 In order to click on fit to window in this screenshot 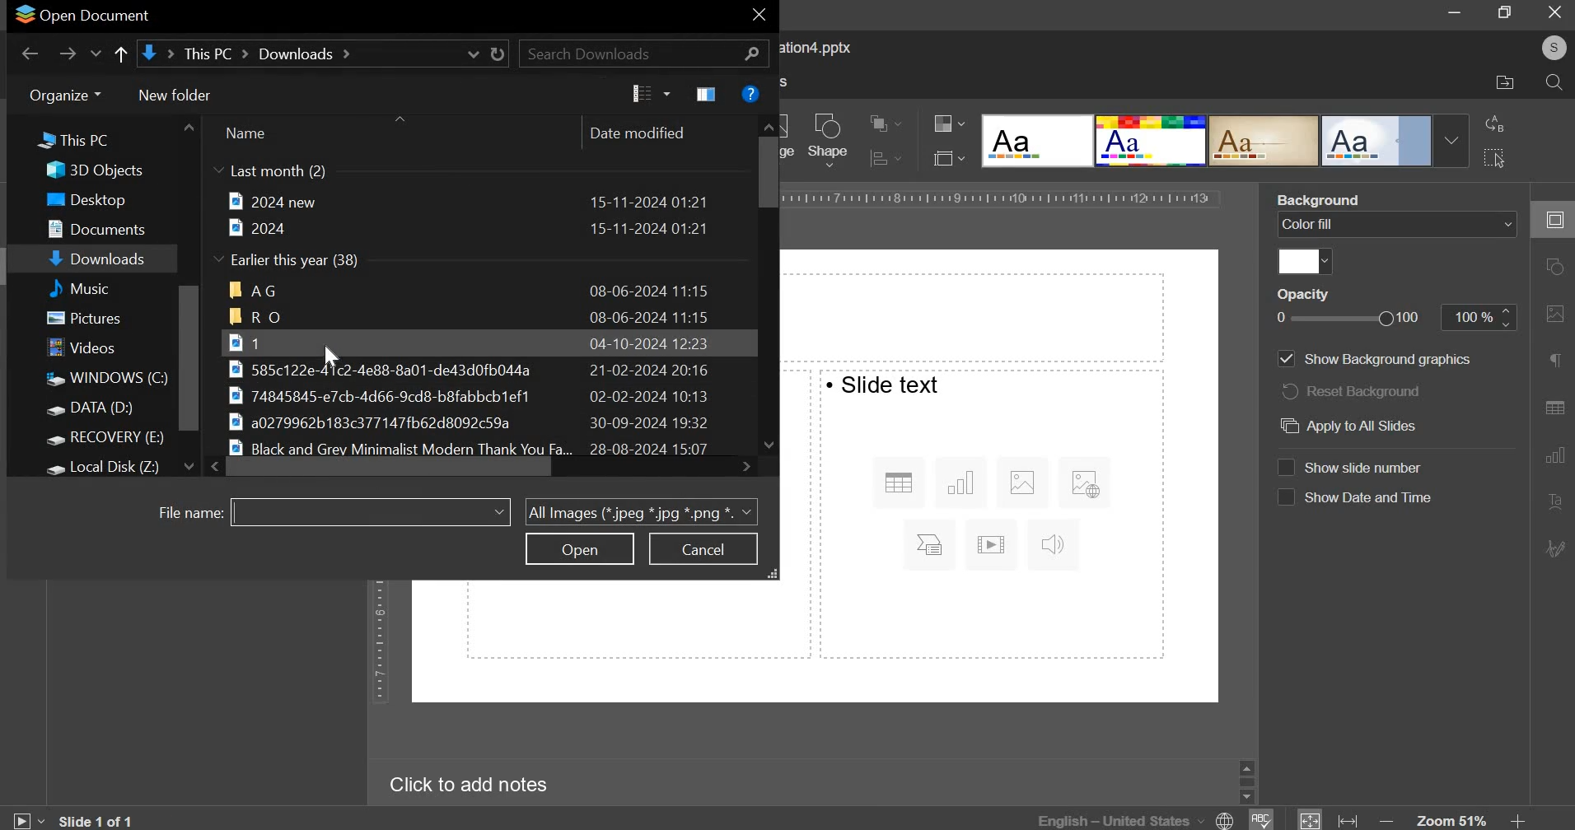, I will do `click(1311, 820)`.